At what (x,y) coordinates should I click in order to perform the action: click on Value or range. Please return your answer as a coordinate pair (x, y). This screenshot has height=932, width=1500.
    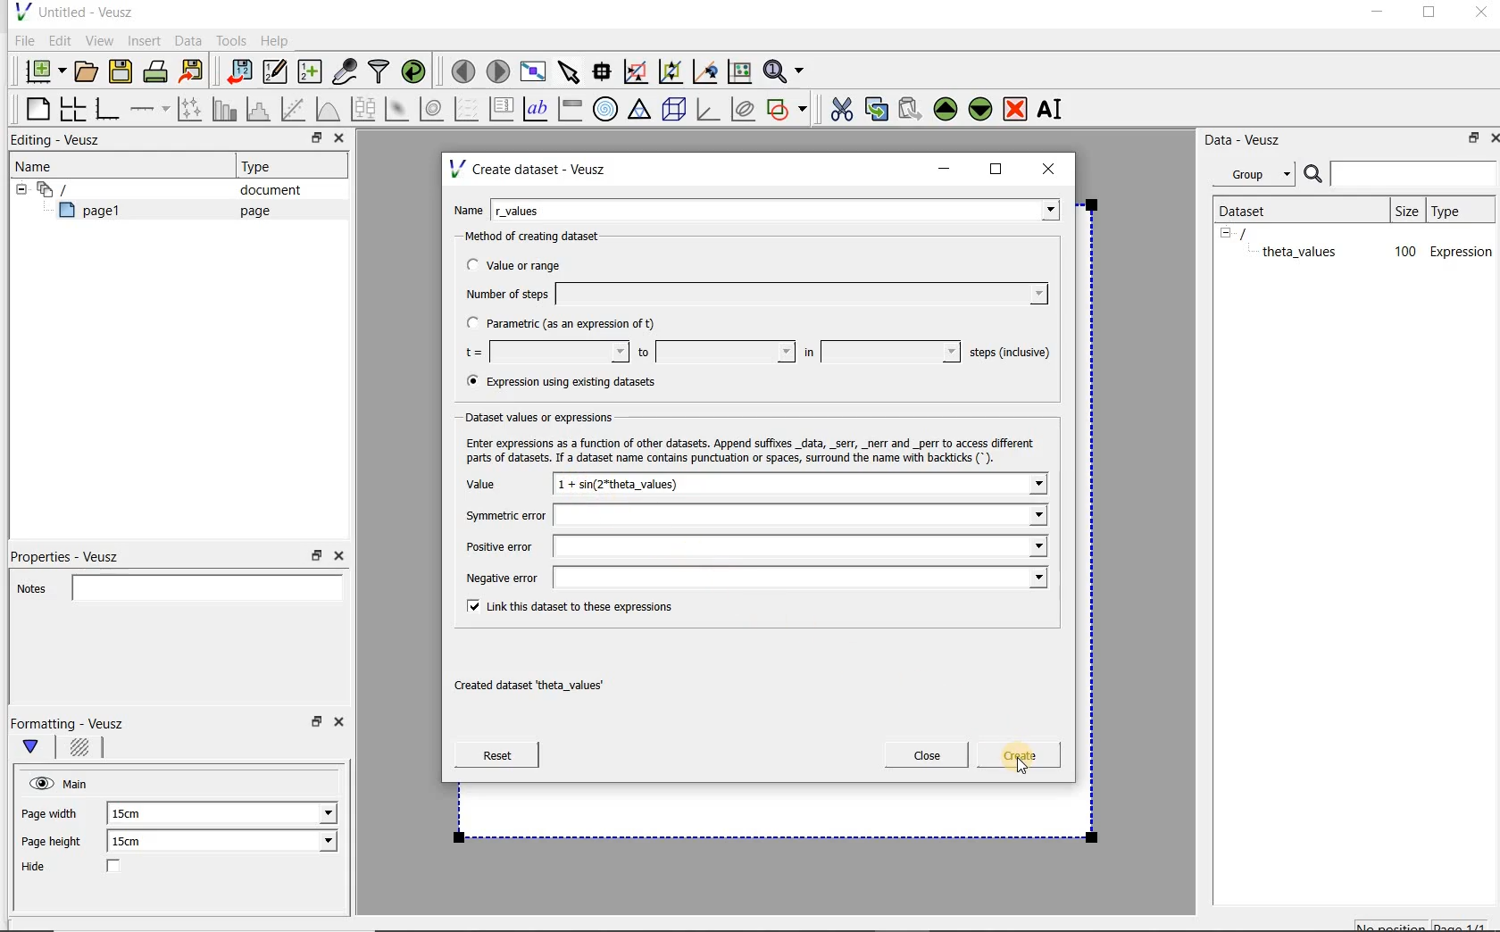
    Looking at the image, I should click on (529, 262).